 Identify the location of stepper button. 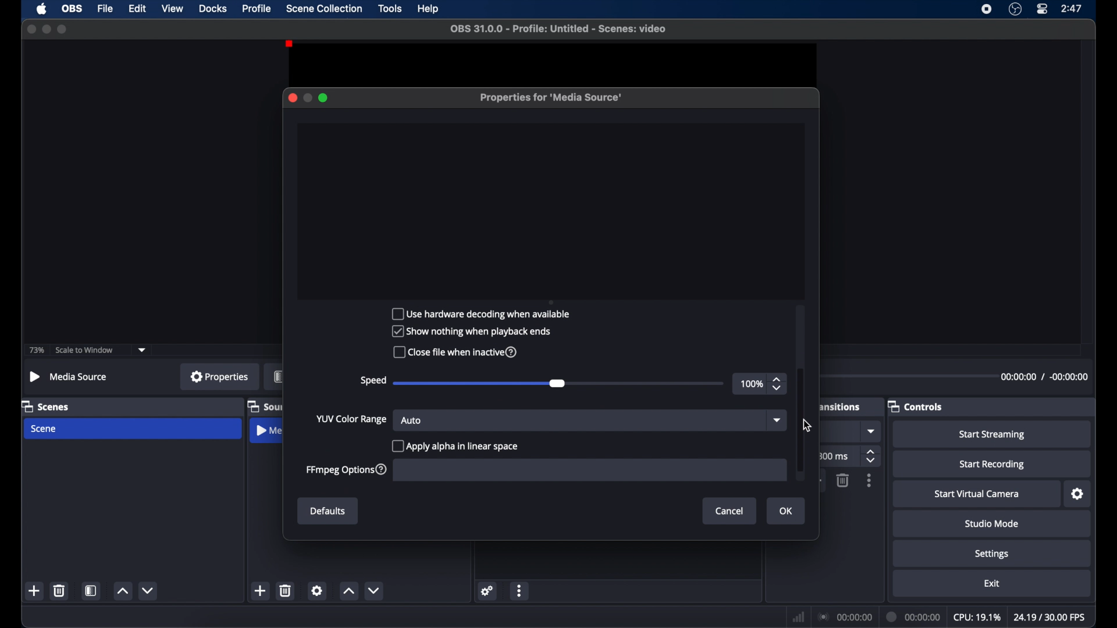
(778, 384).